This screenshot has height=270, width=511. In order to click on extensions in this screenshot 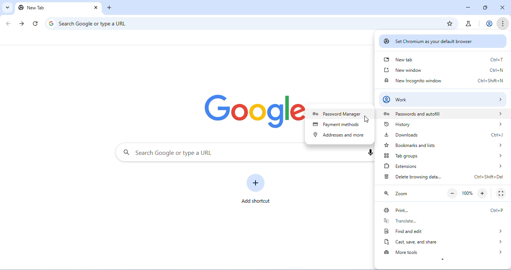, I will do `click(442, 166)`.